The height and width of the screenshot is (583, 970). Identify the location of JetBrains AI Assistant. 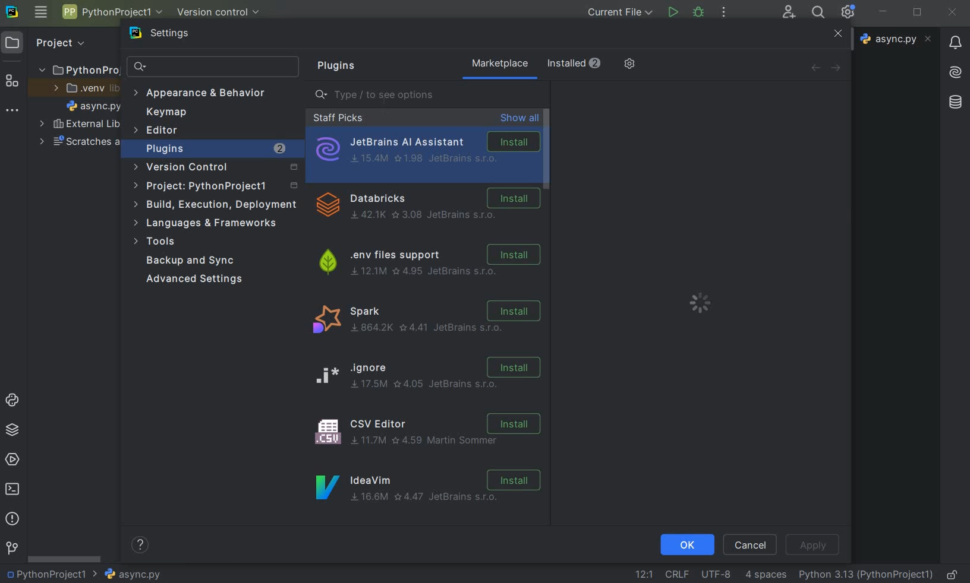
(423, 146).